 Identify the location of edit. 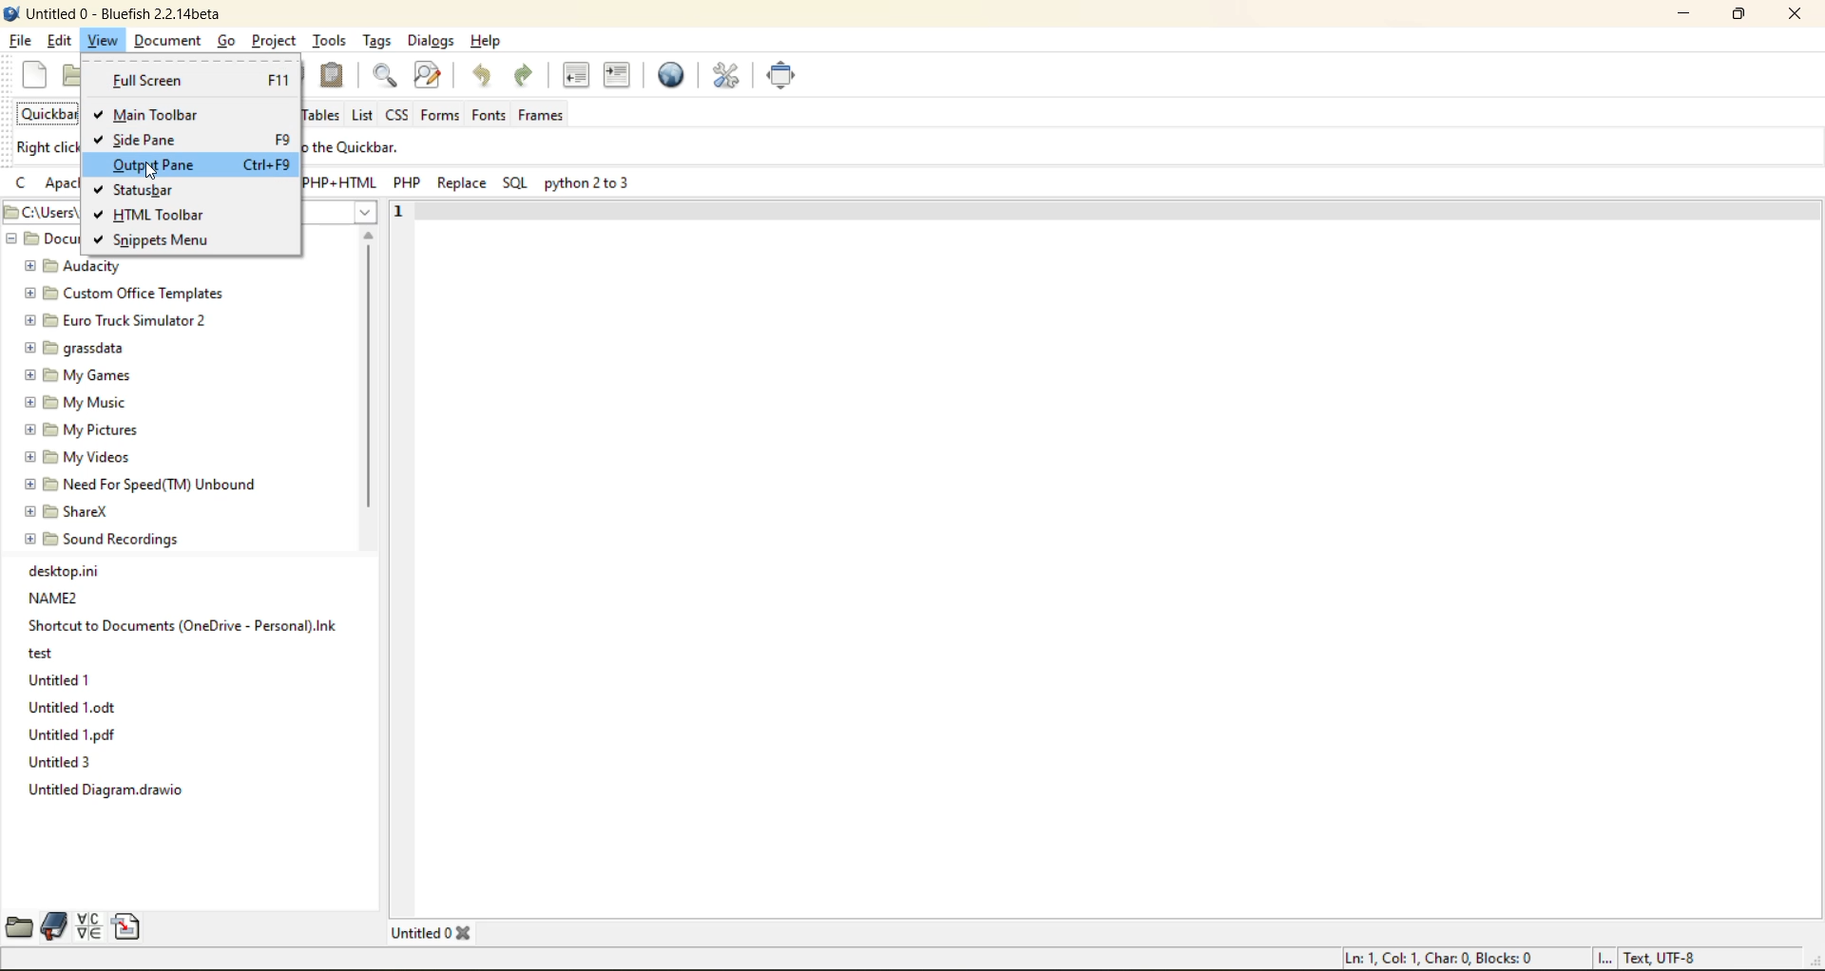
(62, 41).